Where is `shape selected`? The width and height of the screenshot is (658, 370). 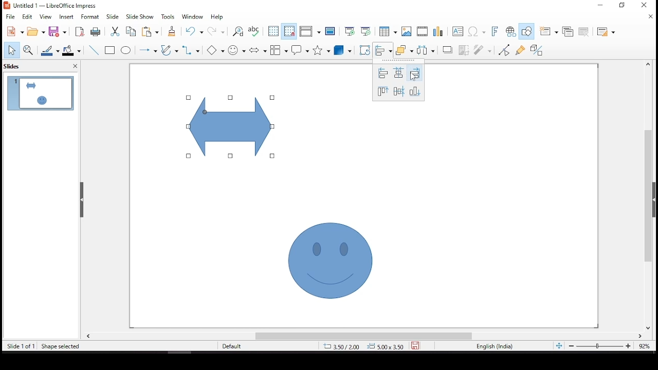 shape selected is located at coordinates (59, 346).